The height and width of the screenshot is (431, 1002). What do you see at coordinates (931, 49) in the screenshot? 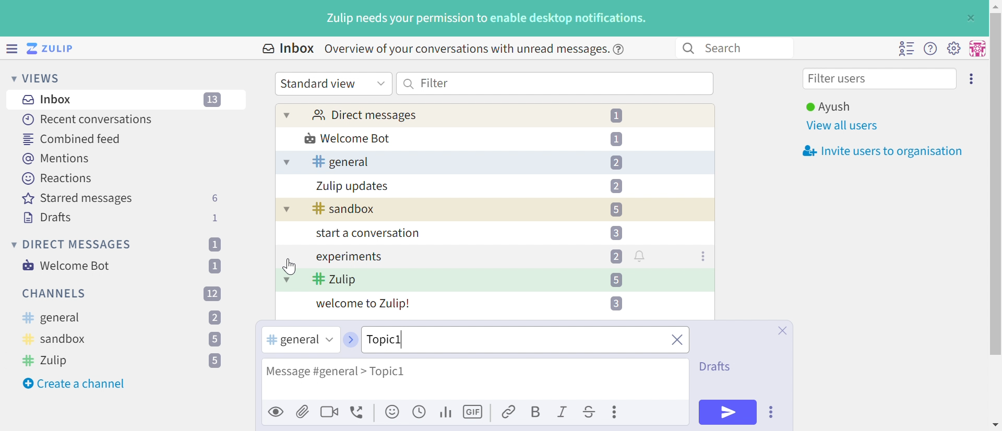
I see `Help menu` at bounding box center [931, 49].